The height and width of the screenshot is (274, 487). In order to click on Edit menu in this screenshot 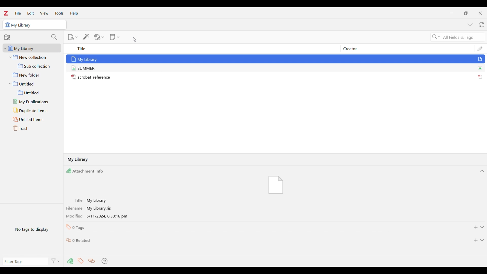, I will do `click(30, 13)`.